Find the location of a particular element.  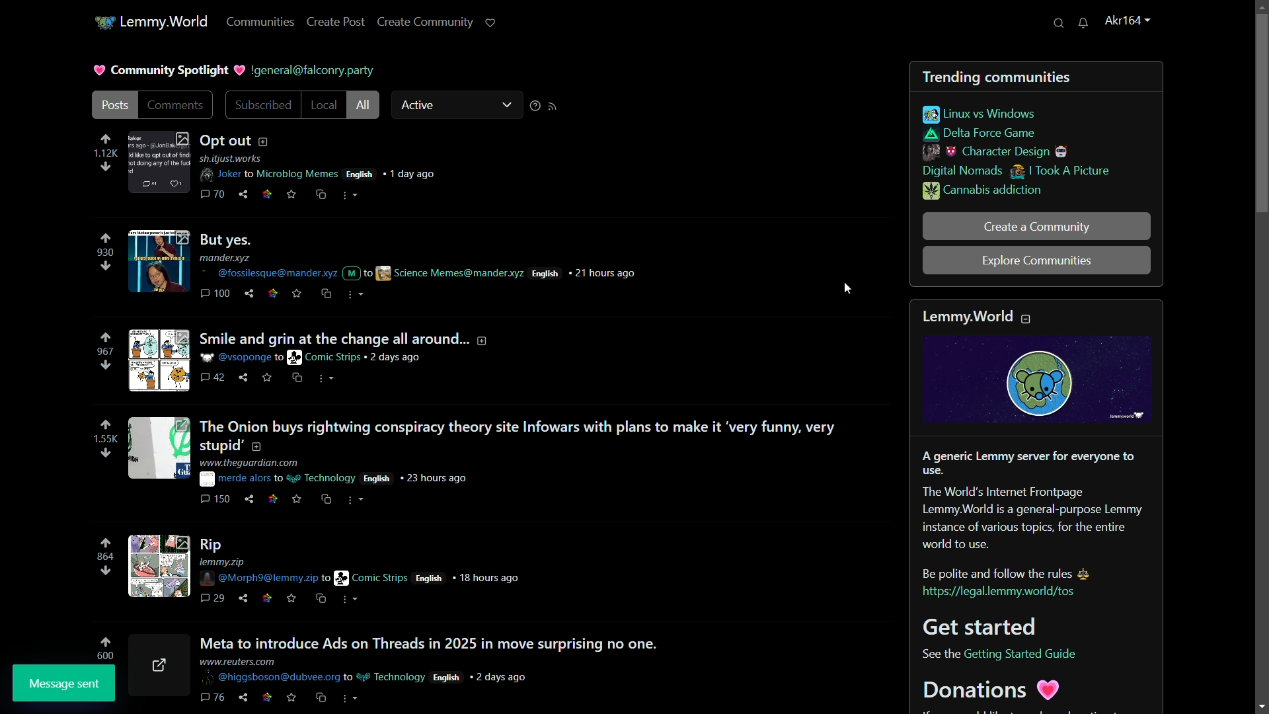

link is located at coordinates (267, 697).